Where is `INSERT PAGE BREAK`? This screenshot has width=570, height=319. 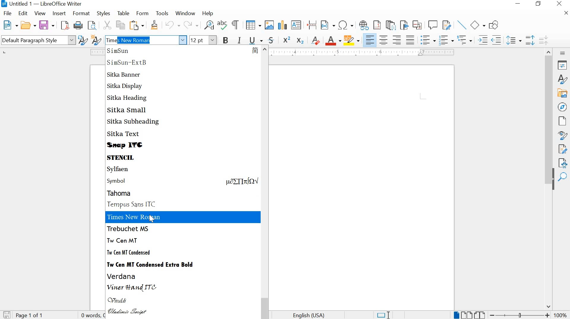 INSERT PAGE BREAK is located at coordinates (312, 25).